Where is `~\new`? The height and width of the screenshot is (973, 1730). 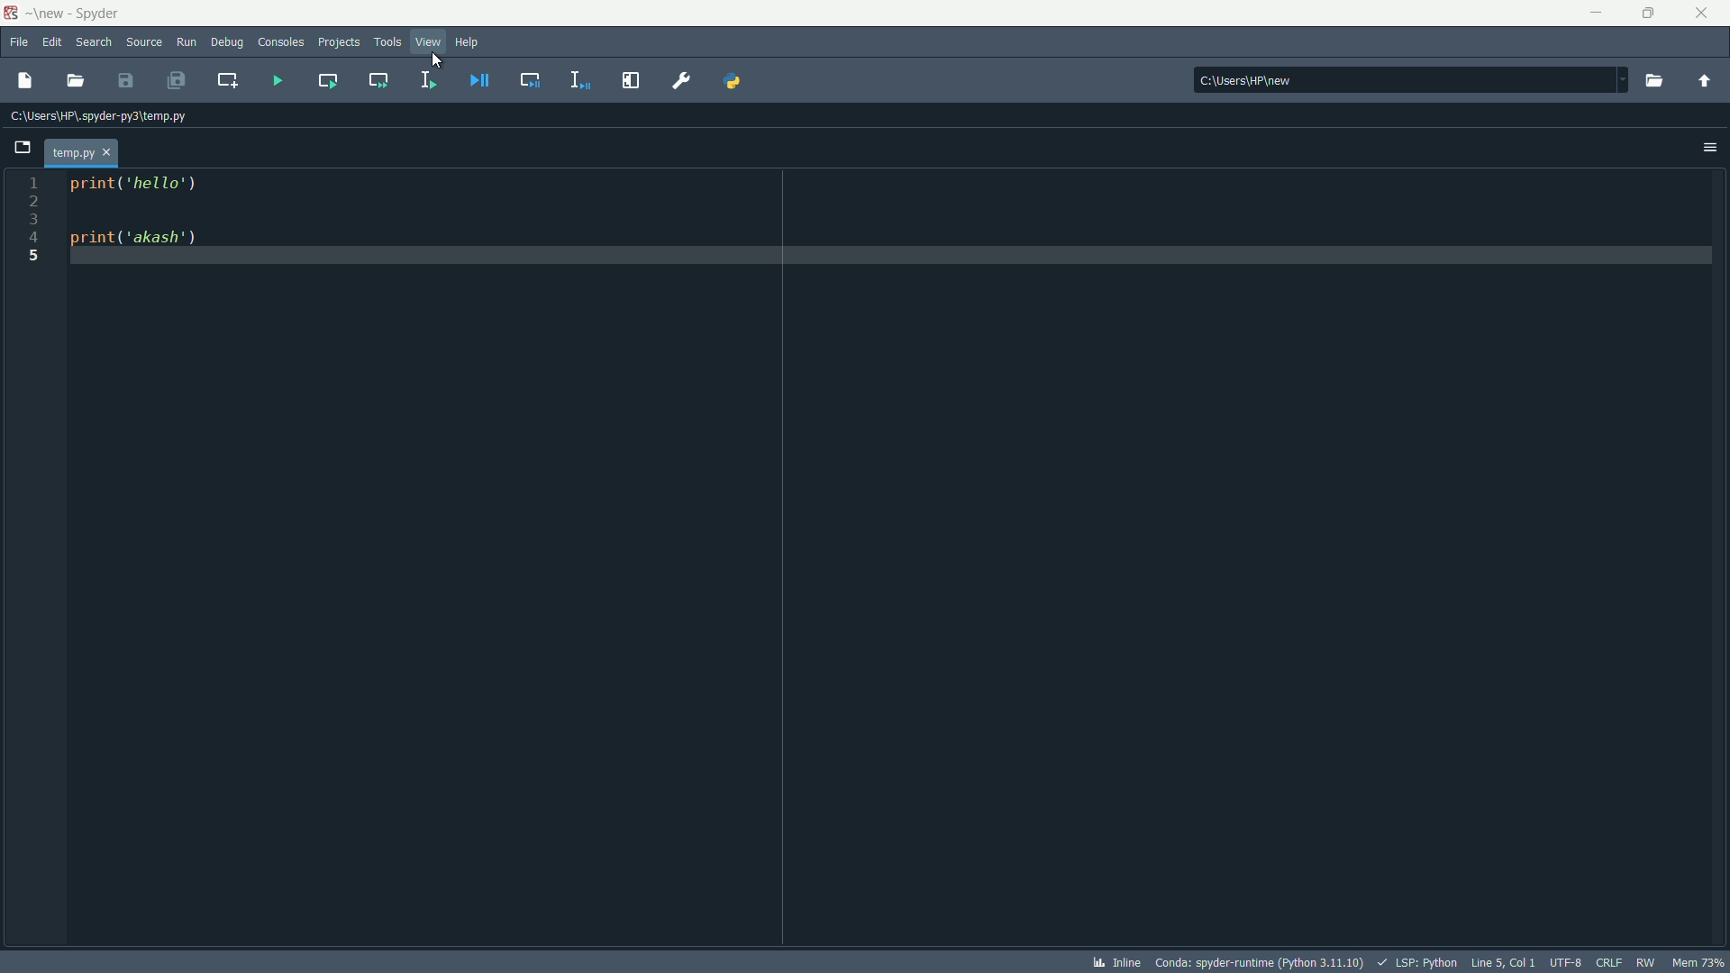 ~\new is located at coordinates (50, 15).